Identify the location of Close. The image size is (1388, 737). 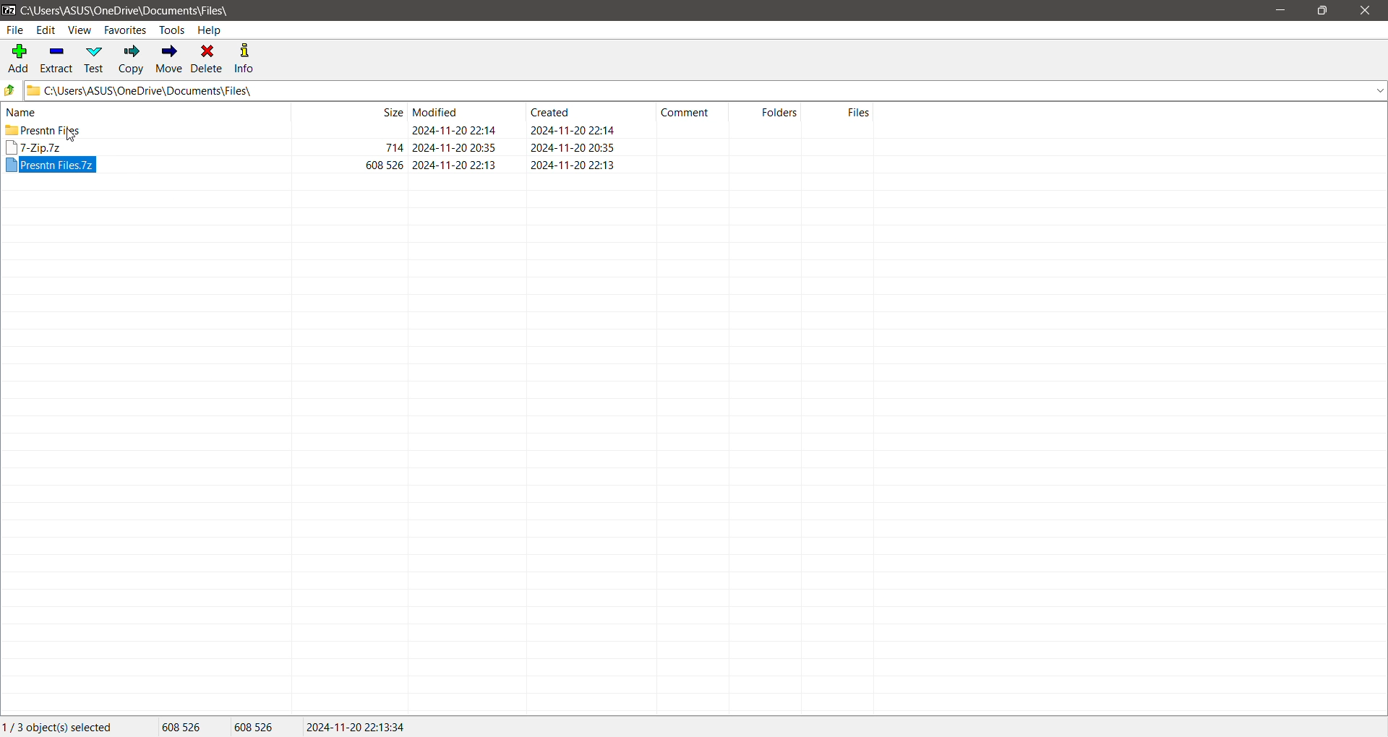
(1368, 11).